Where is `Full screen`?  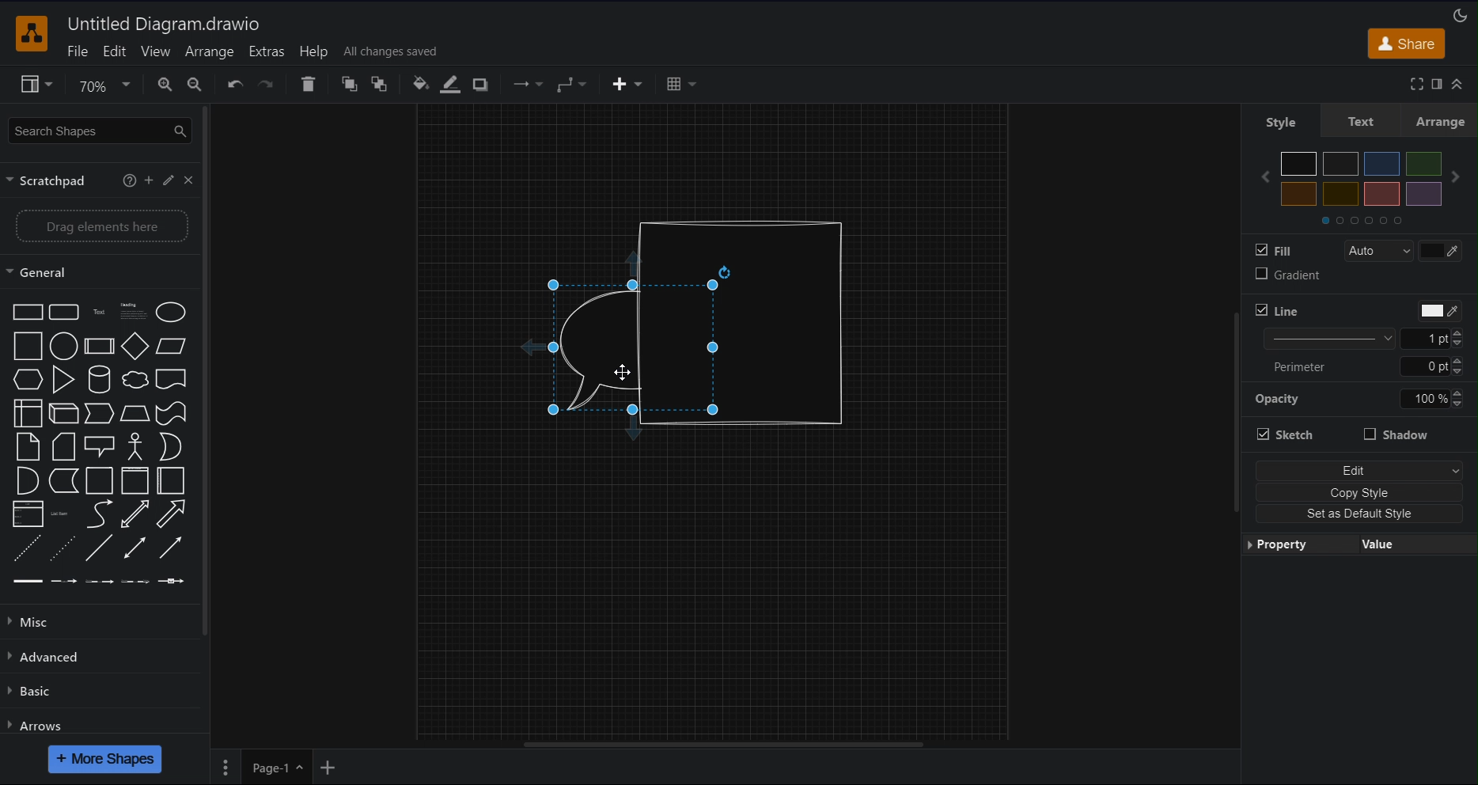 Full screen is located at coordinates (1417, 84).